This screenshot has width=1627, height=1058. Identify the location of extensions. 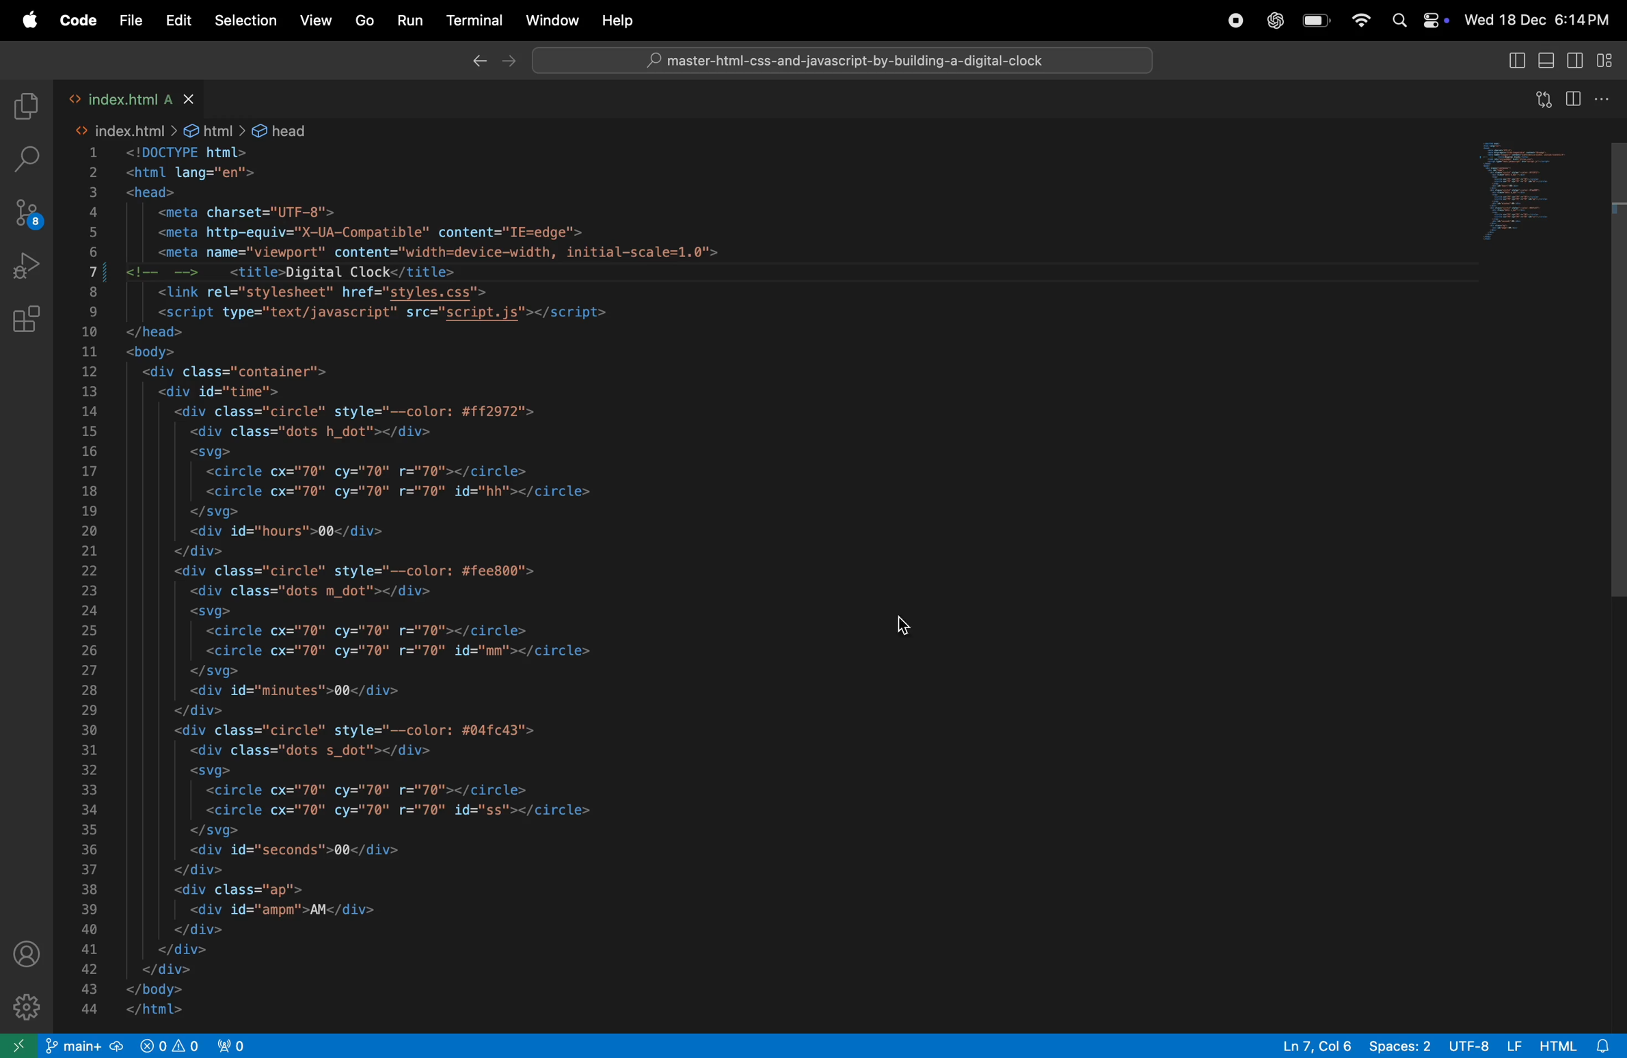
(28, 323).